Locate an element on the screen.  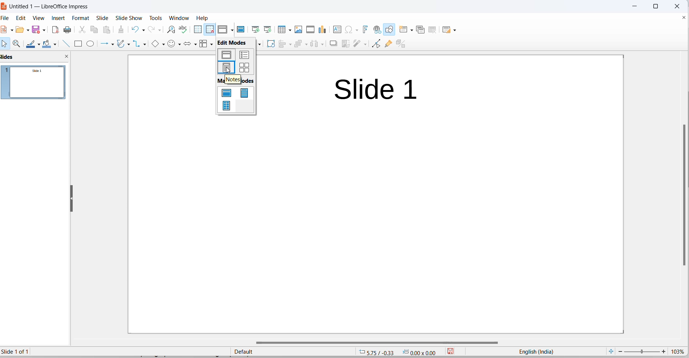
tools is located at coordinates (157, 18).